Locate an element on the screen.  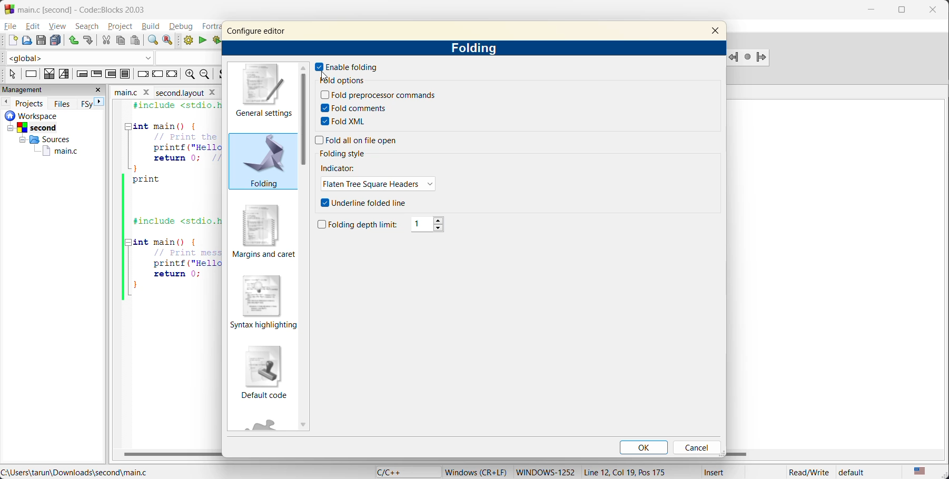
vertical scroll bar is located at coordinates (305, 119).